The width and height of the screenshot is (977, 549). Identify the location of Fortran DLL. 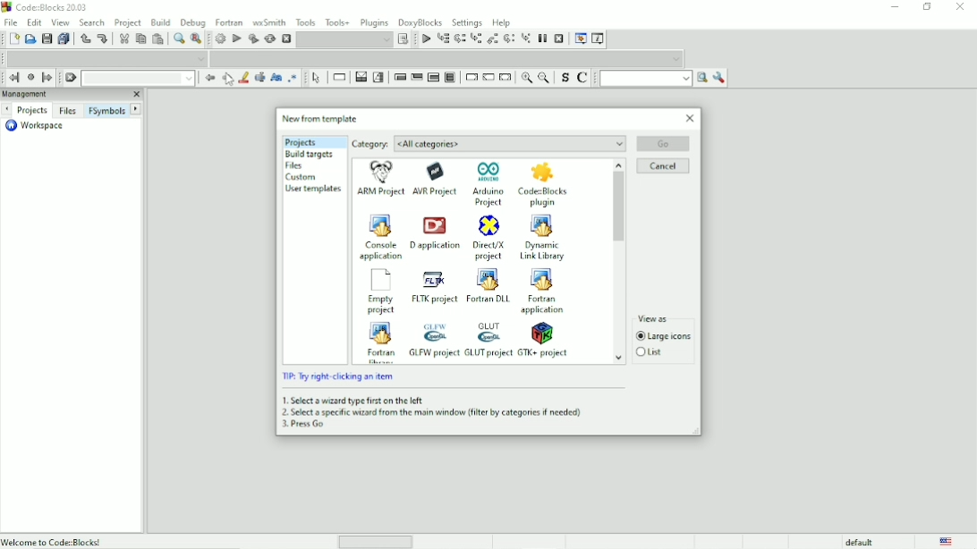
(488, 286).